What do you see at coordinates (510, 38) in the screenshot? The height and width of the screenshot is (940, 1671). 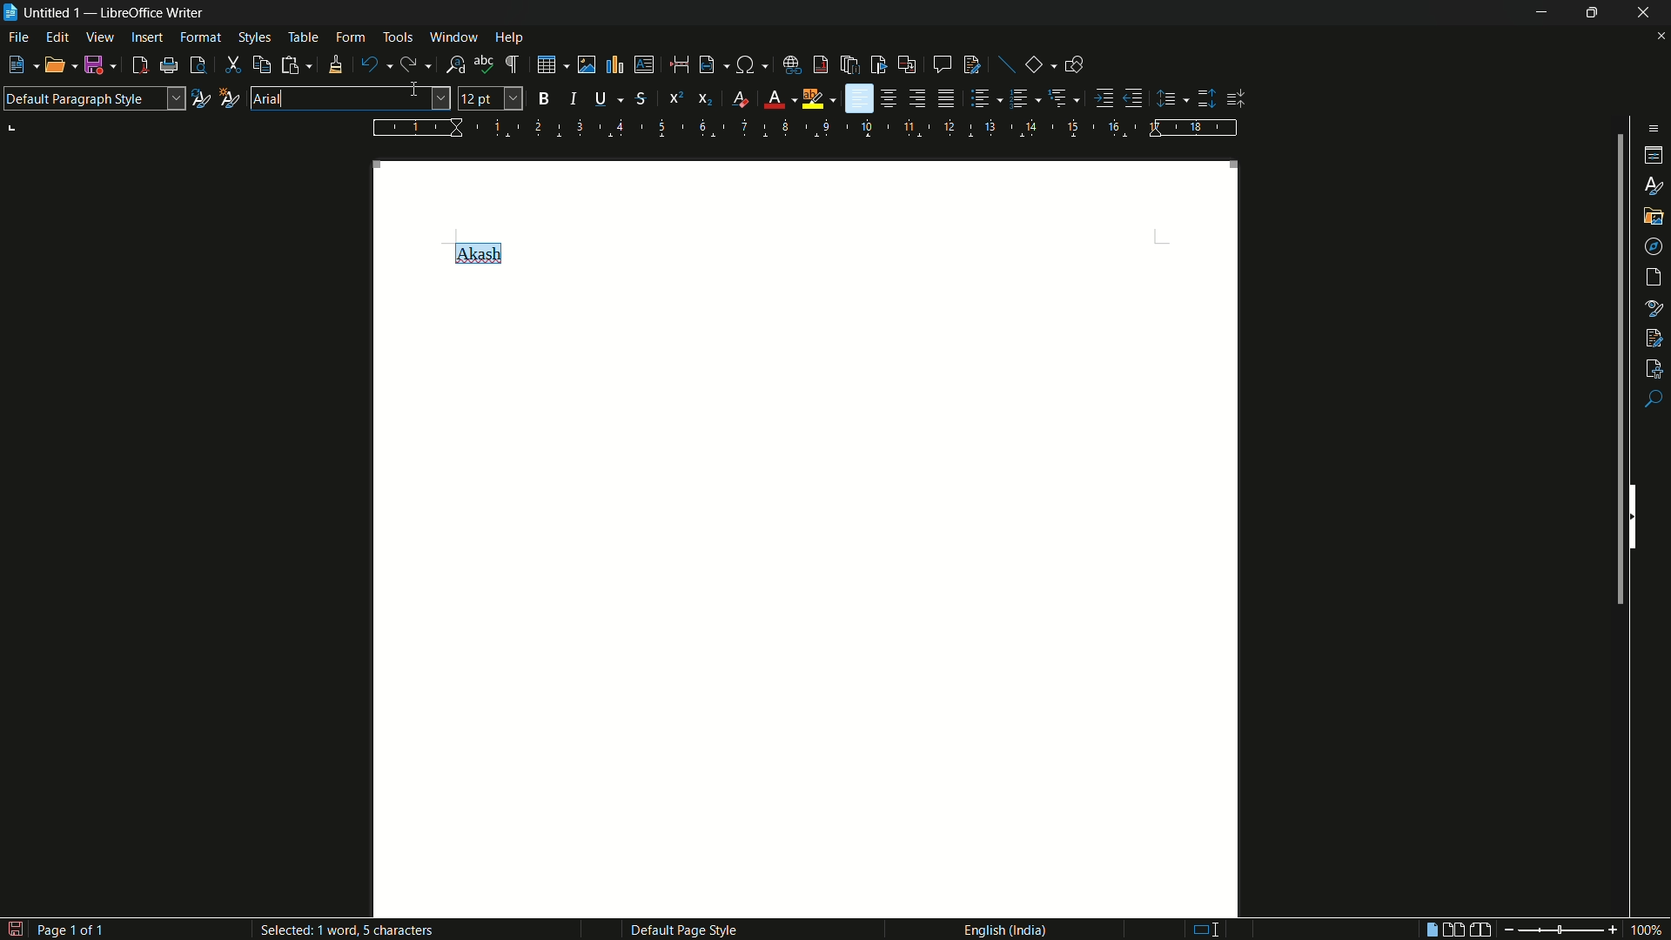 I see `help menu` at bounding box center [510, 38].